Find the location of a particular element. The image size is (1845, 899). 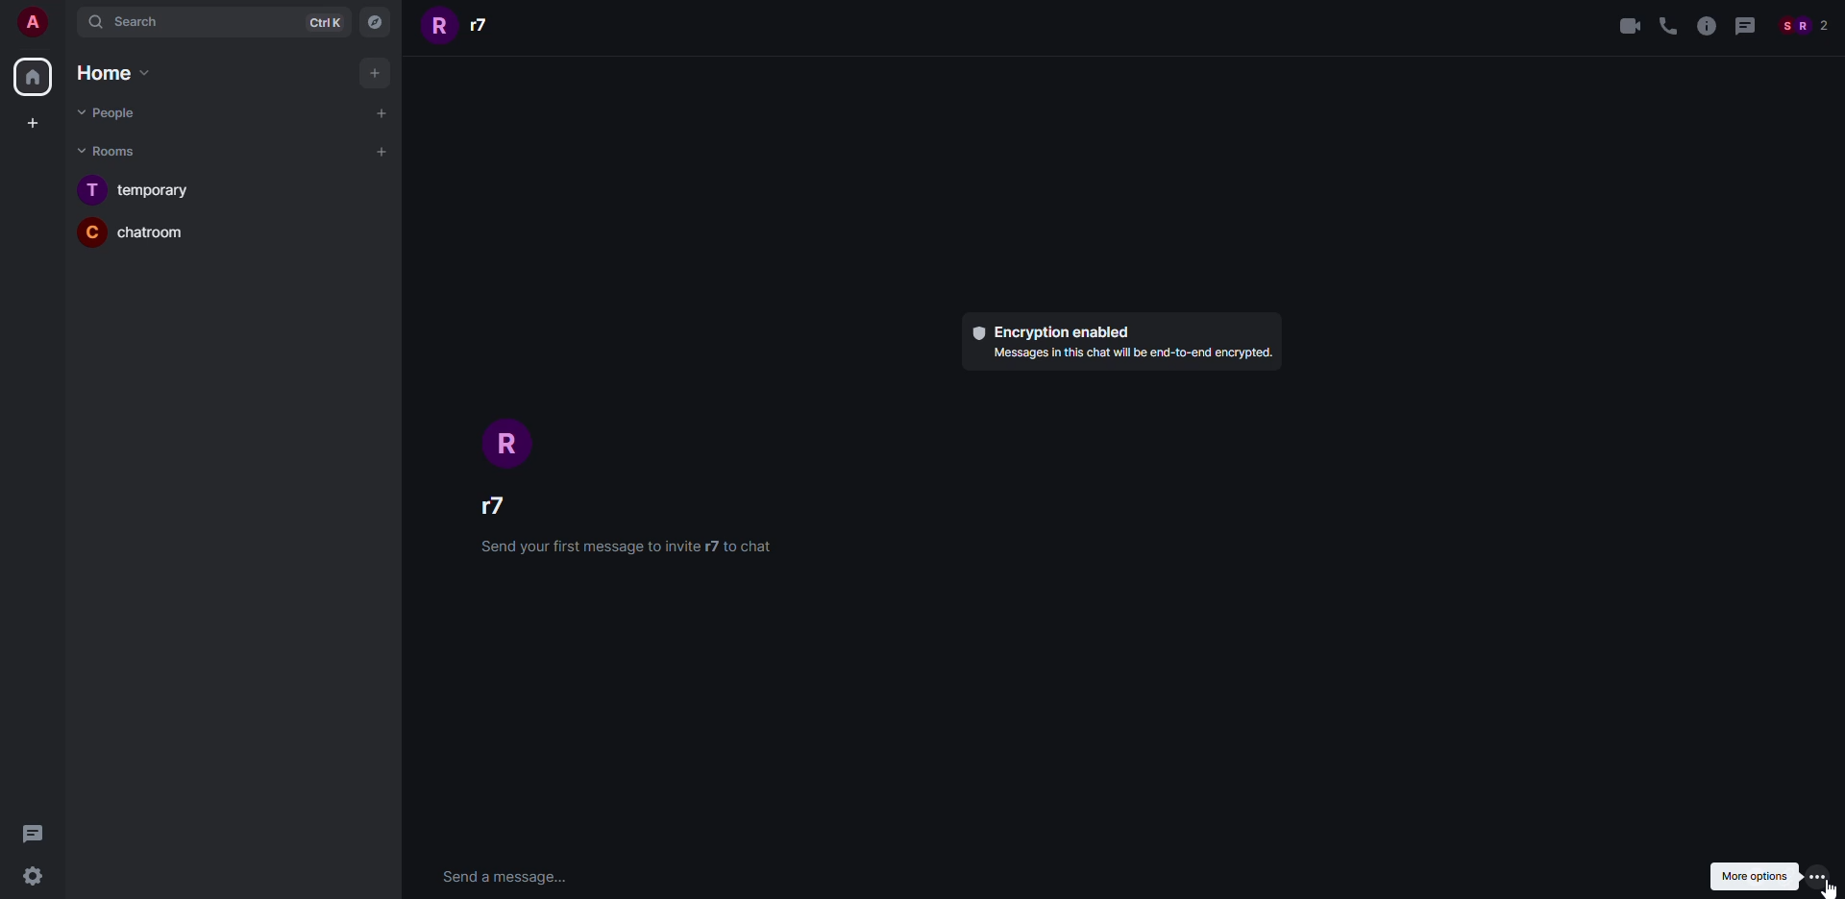

Search is located at coordinates (178, 22).